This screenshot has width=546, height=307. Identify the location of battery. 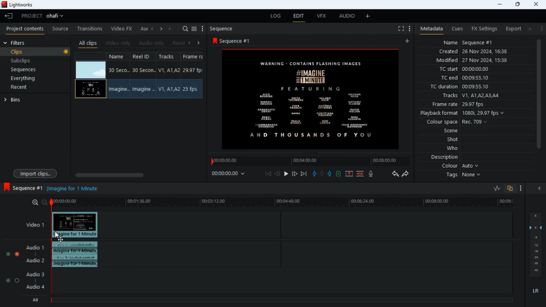
(339, 174).